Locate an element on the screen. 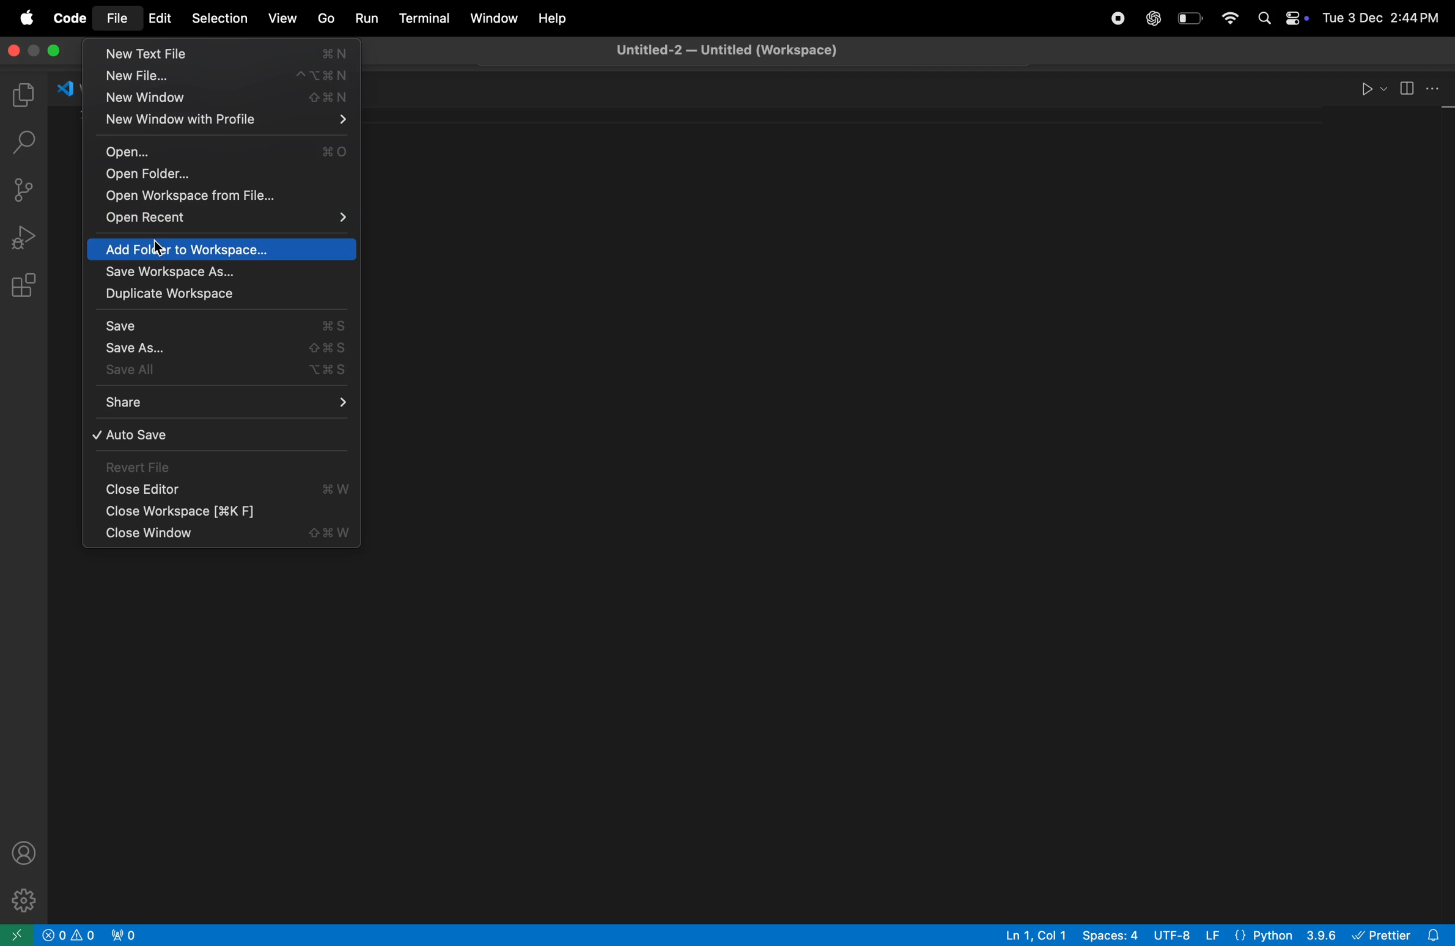 Image resolution: width=1455 pixels, height=946 pixels. wifi is located at coordinates (1229, 19).